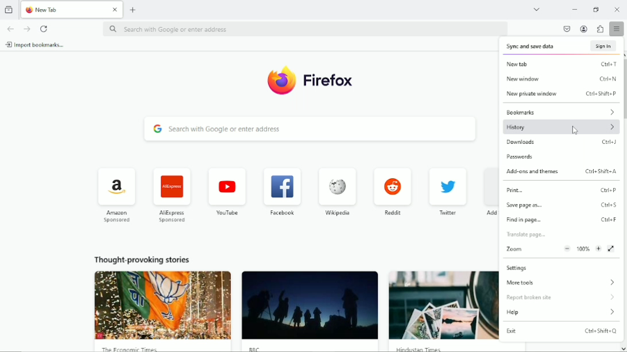  I want to click on extensions, so click(600, 29).